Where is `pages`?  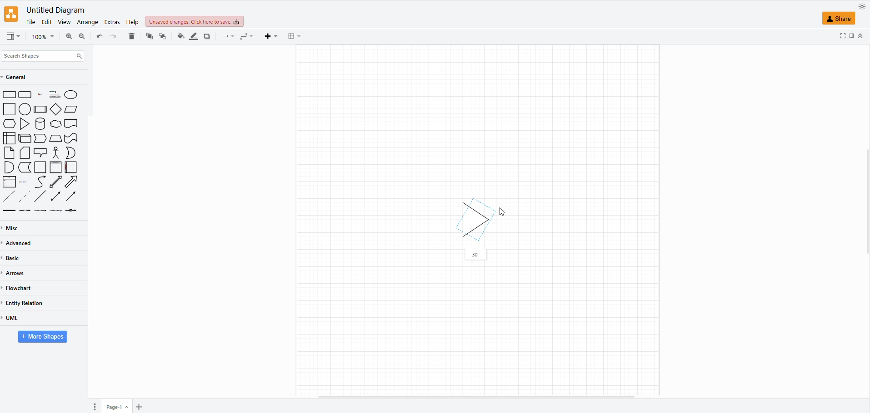 pages is located at coordinates (94, 407).